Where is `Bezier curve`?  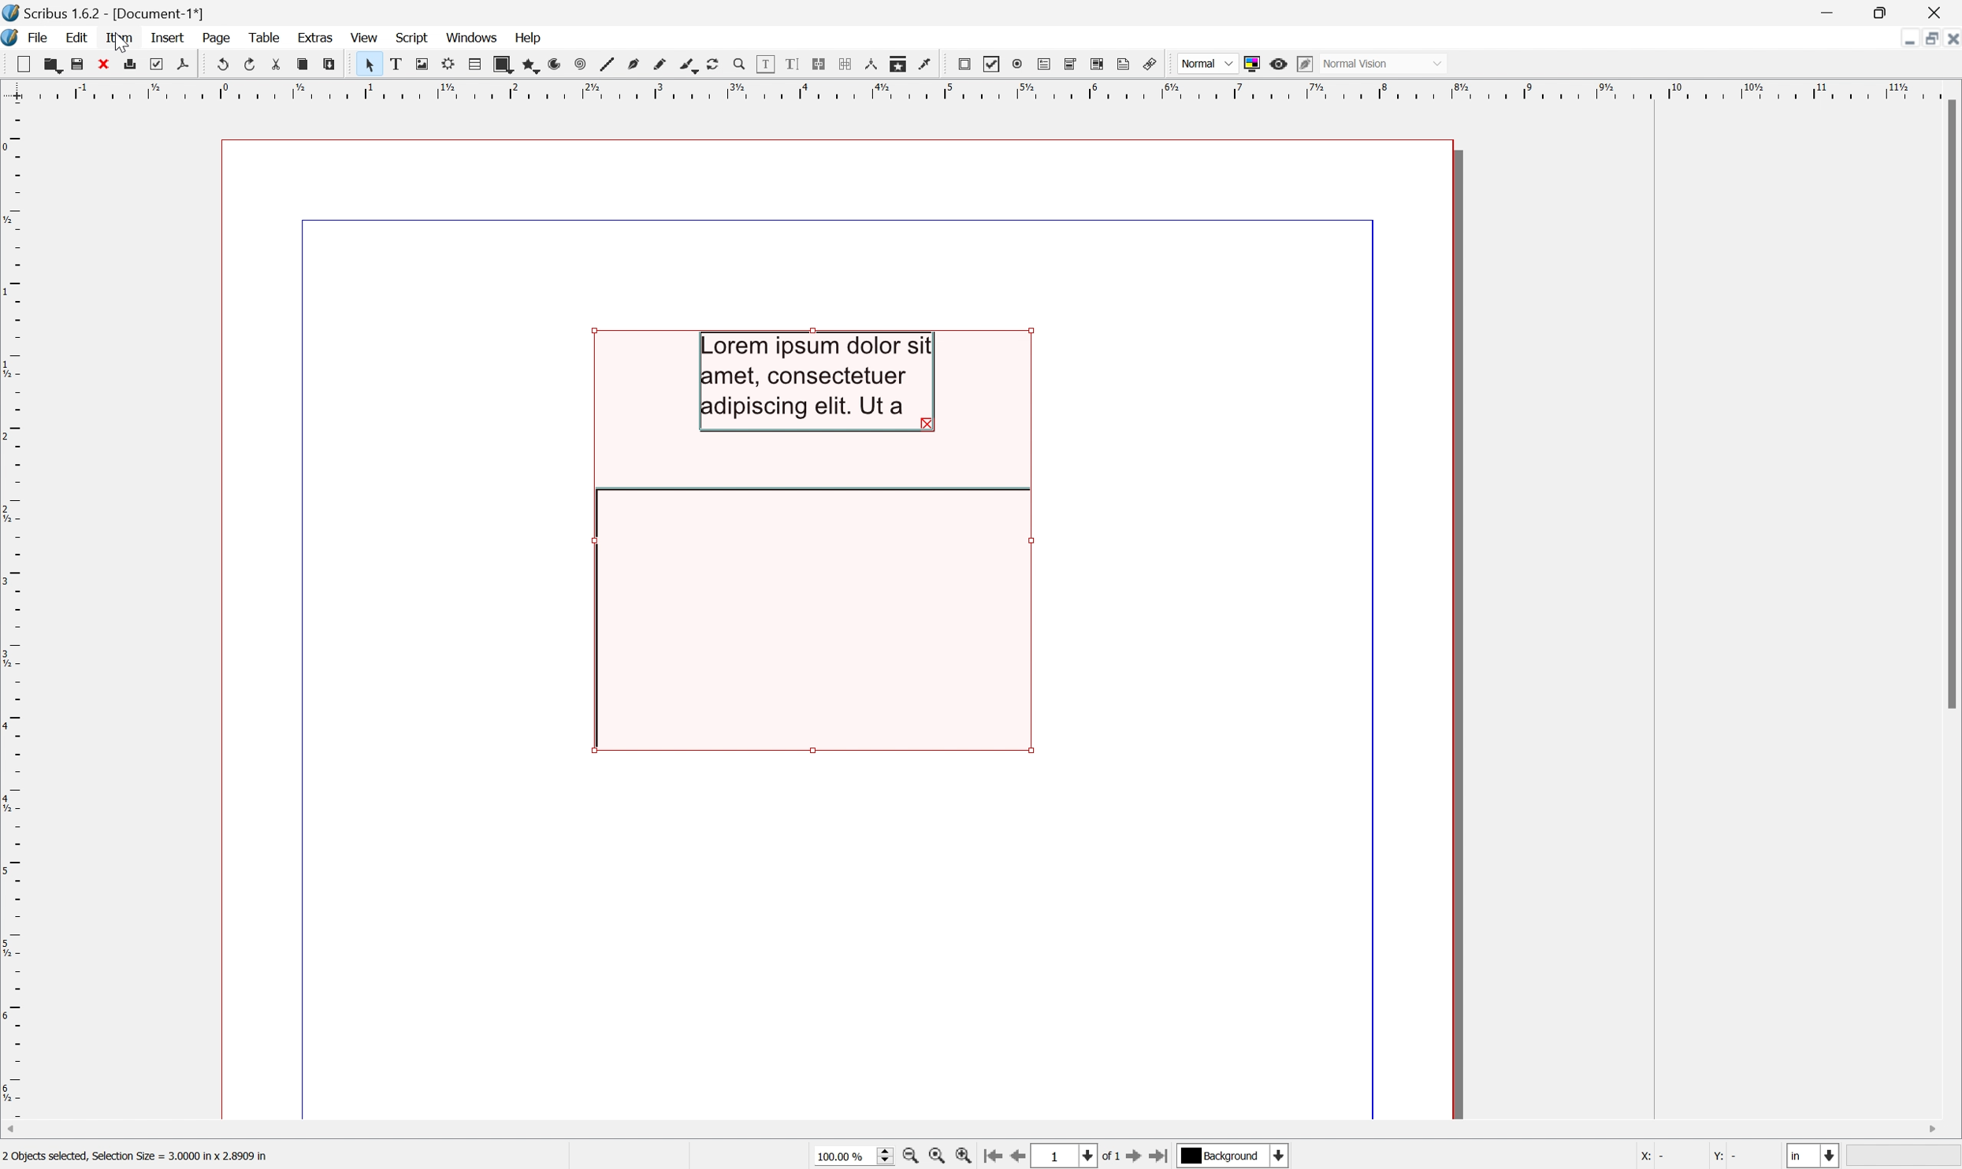 Bezier curve is located at coordinates (630, 67).